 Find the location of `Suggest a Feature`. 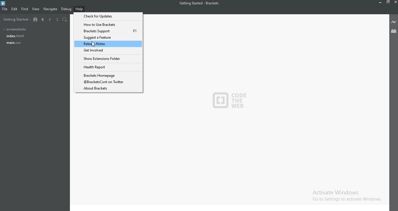

Suggest a Feature is located at coordinates (108, 37).